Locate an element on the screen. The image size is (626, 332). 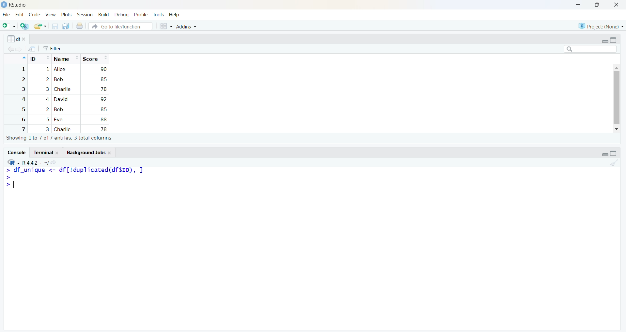
85 is located at coordinates (103, 109).